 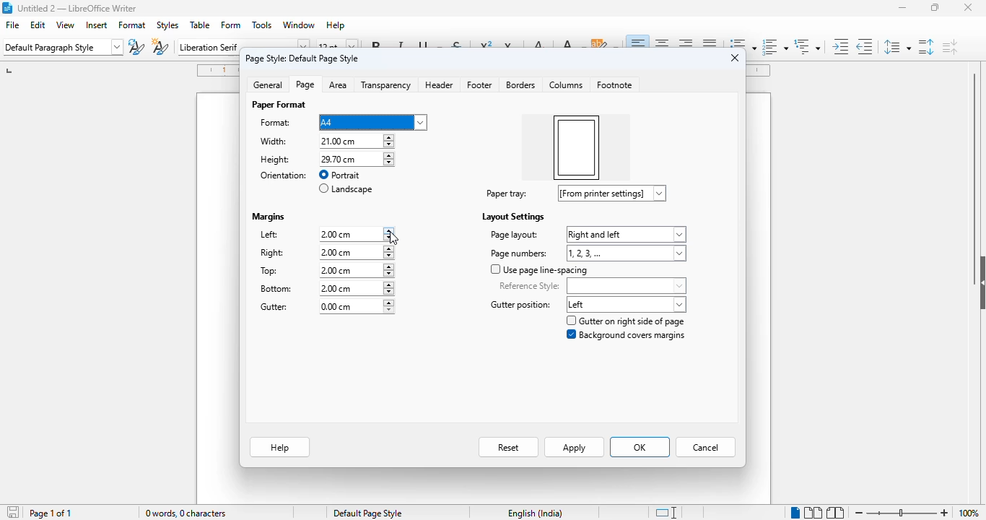 What do you see at coordinates (606, 194) in the screenshot?
I see `paper tray options` at bounding box center [606, 194].